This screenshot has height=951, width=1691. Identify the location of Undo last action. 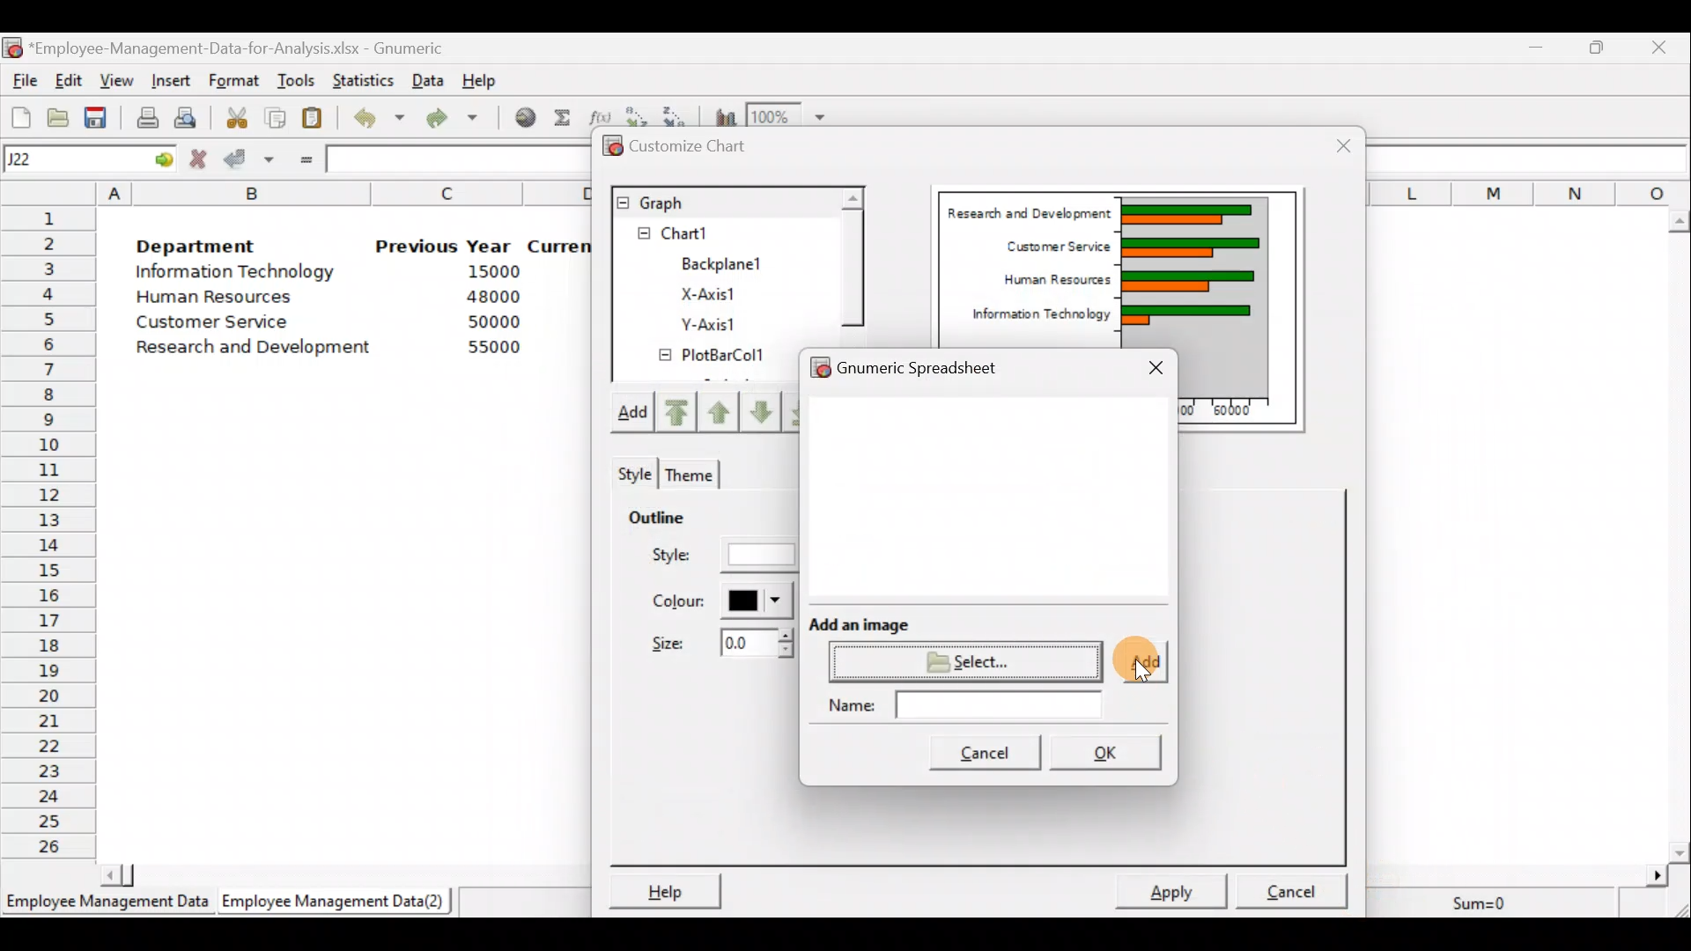
(380, 122).